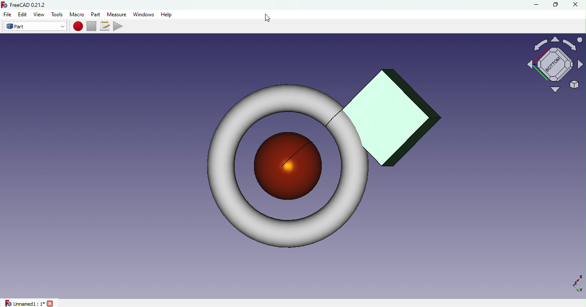 The width and height of the screenshot is (586, 307). Describe the element at coordinates (118, 26) in the screenshot. I see `Execute macro` at that location.